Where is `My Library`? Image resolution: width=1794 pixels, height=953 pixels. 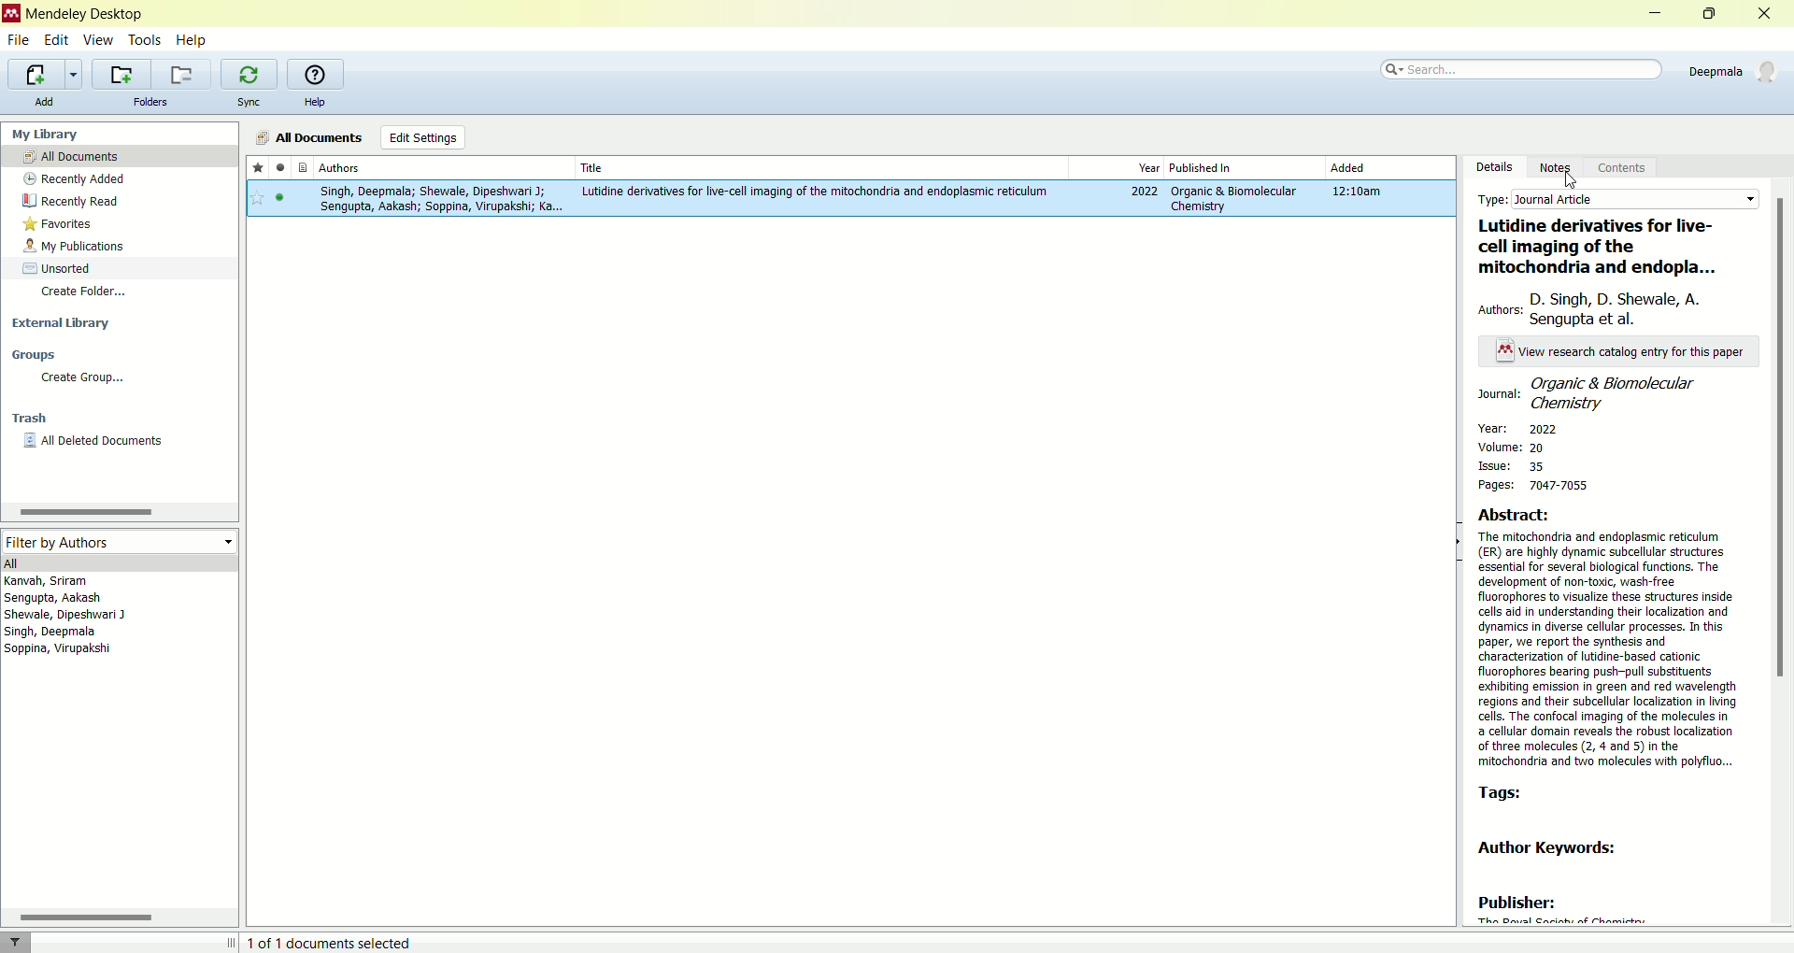 My Library is located at coordinates (121, 133).